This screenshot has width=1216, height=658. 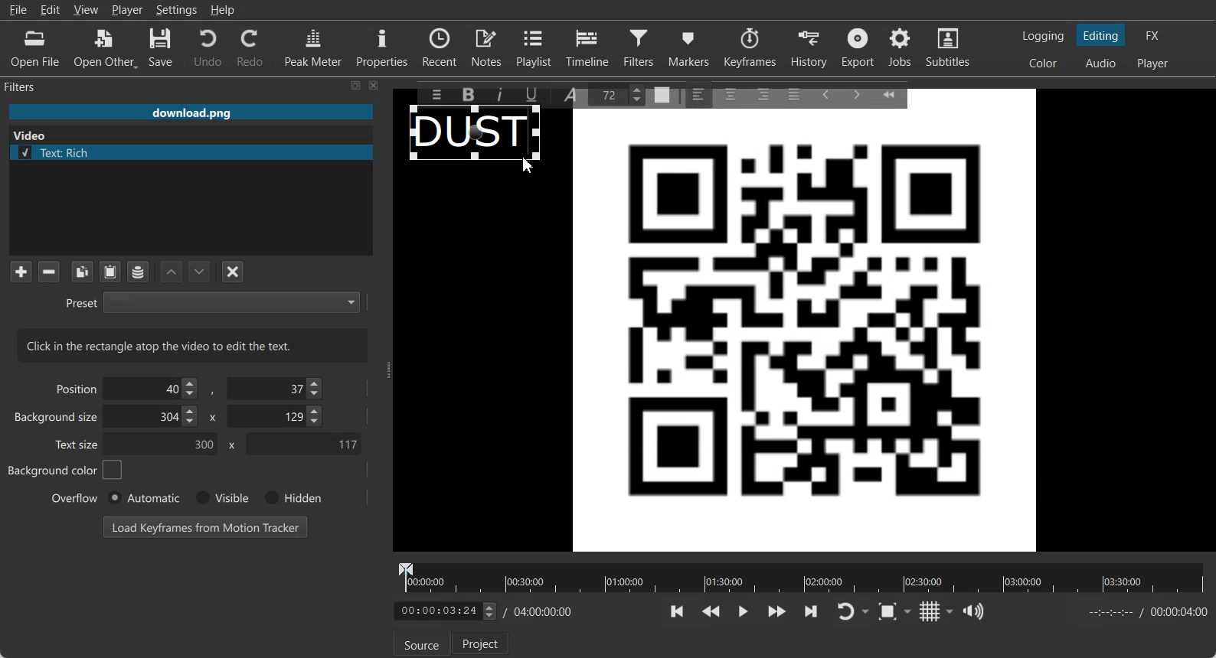 What do you see at coordinates (528, 165) in the screenshot?
I see `Cursor` at bounding box center [528, 165].